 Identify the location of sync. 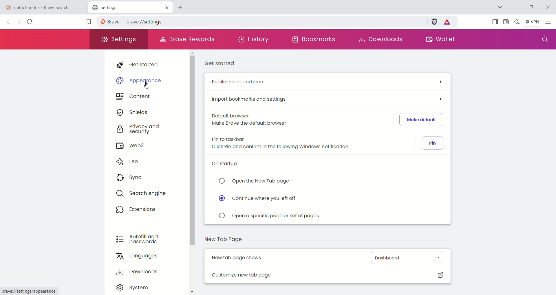
(130, 178).